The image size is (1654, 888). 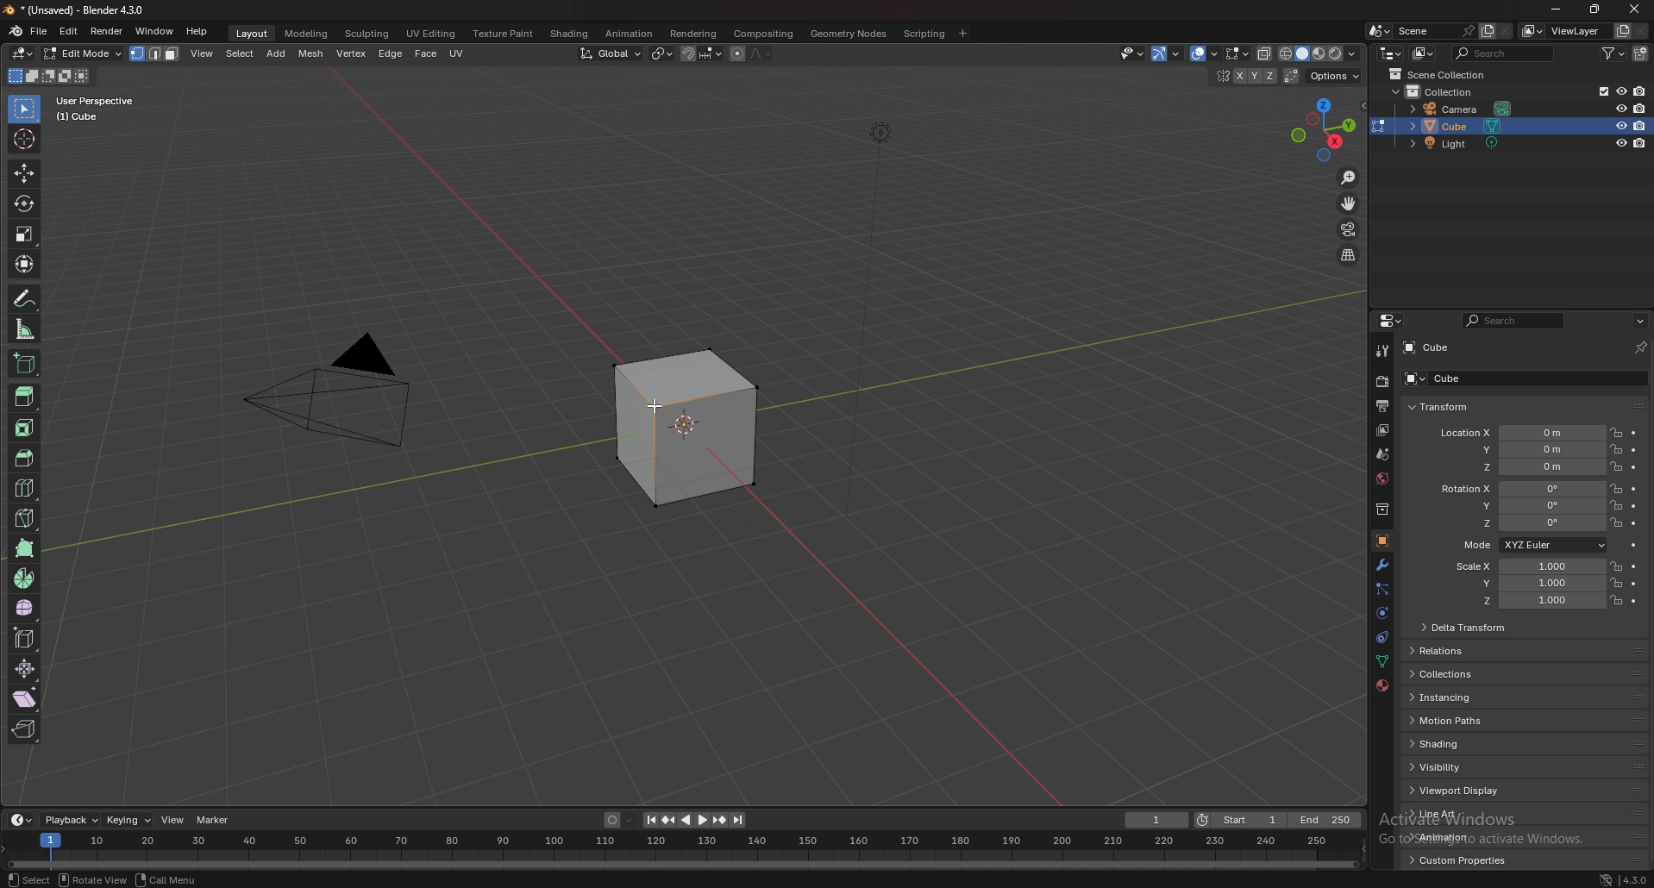 I want to click on move, so click(x=1349, y=203).